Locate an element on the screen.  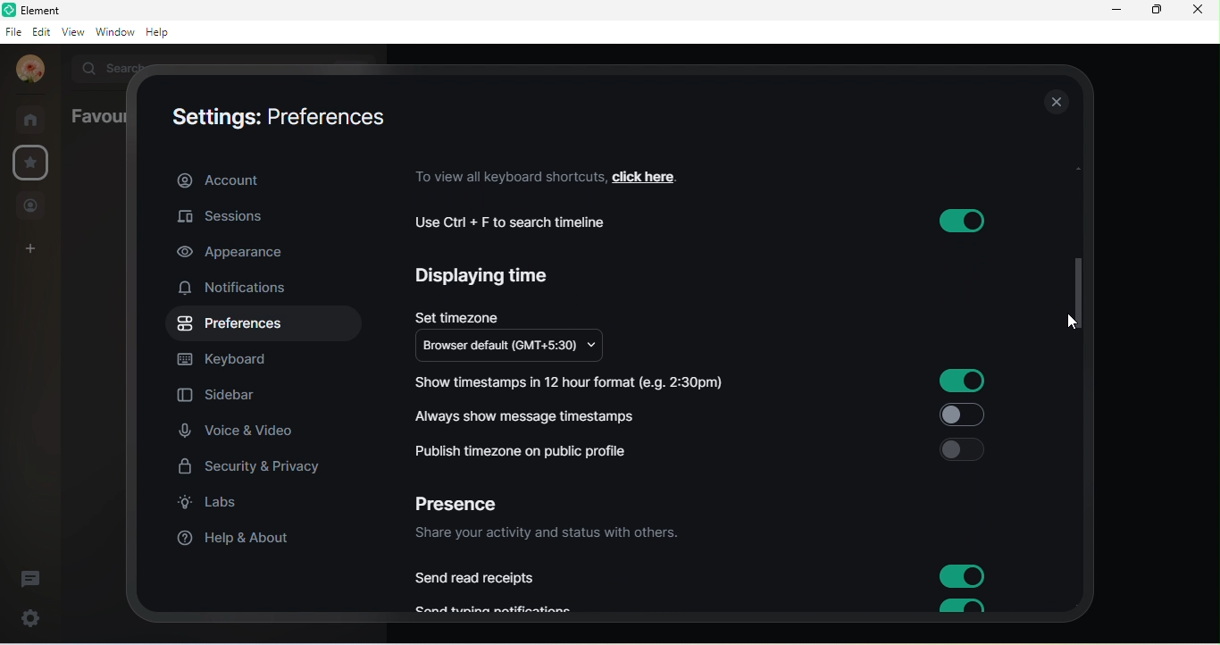
minimize is located at coordinates (1112, 13).